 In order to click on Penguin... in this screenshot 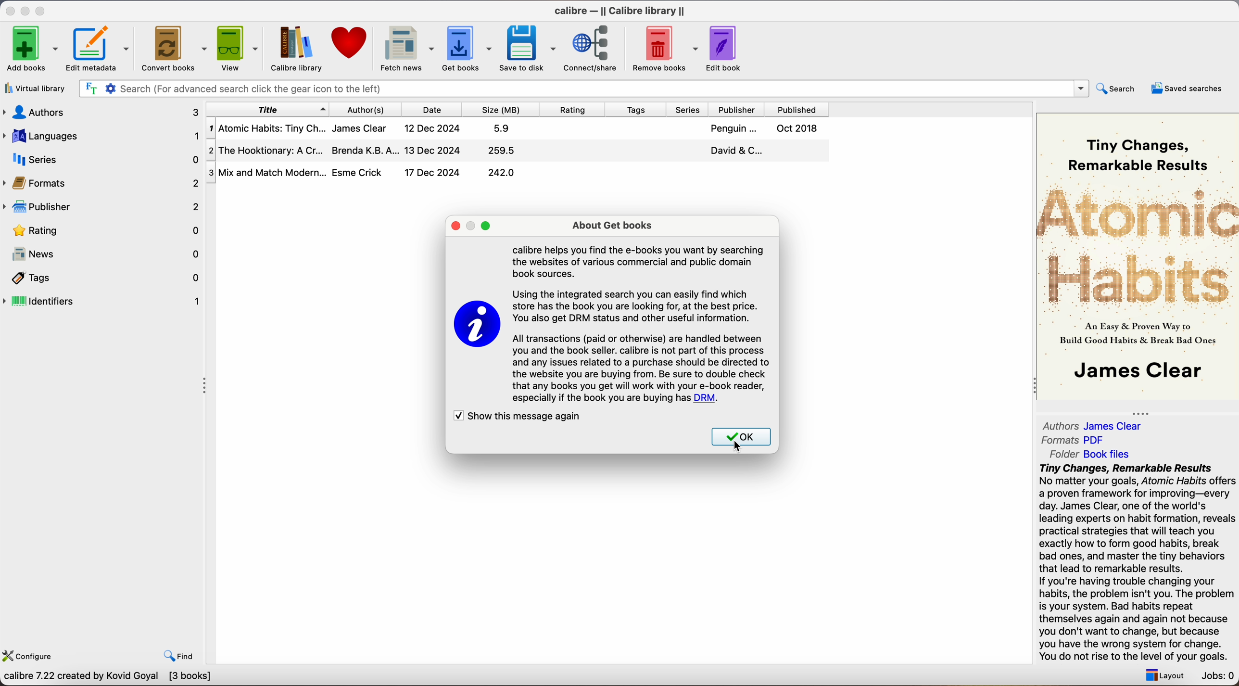, I will do `click(732, 128)`.